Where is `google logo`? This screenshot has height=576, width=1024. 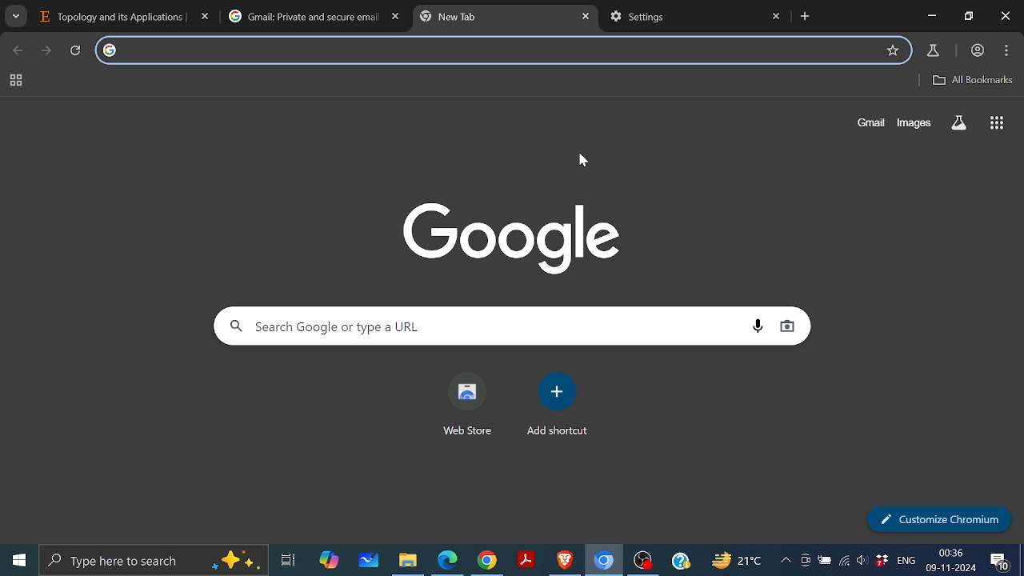
google logo is located at coordinates (110, 49).